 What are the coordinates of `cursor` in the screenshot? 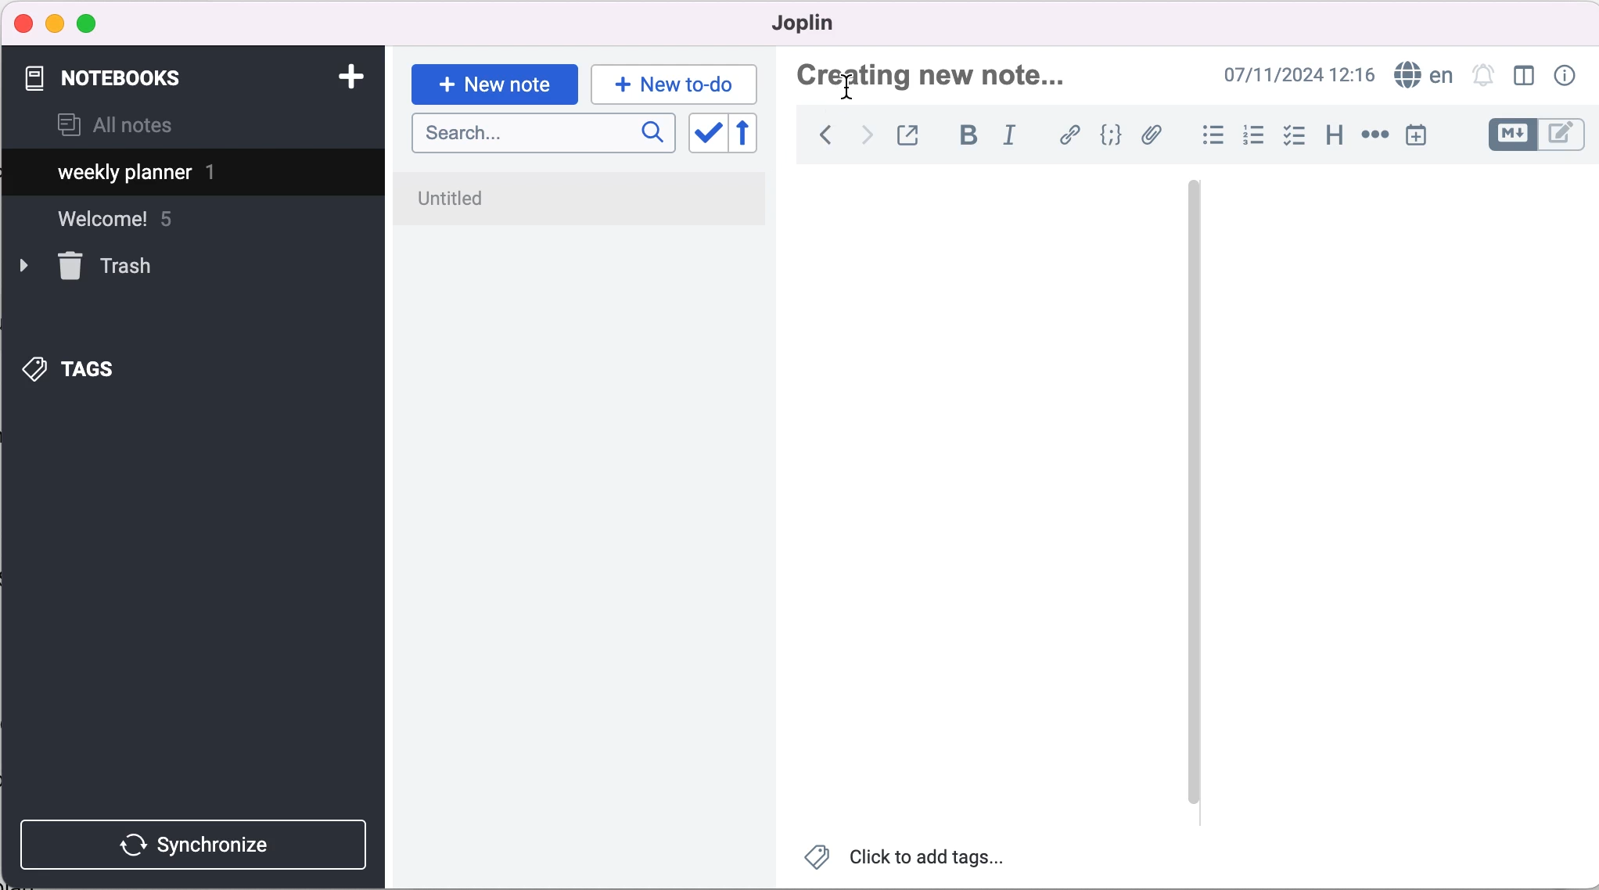 It's located at (849, 88).